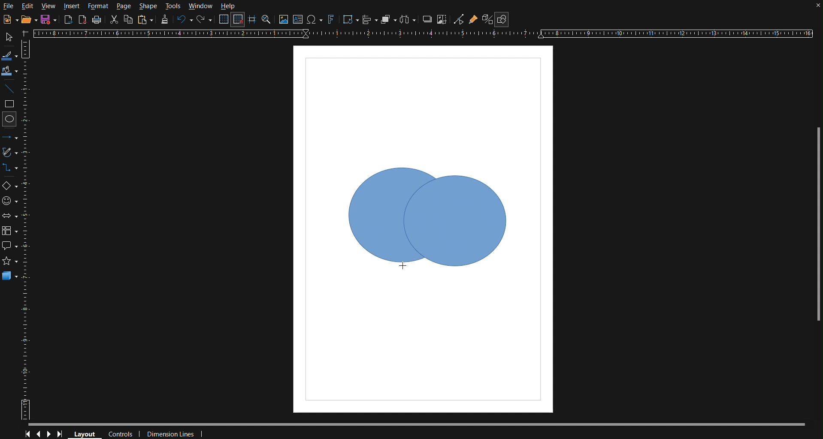 Image resolution: width=823 pixels, height=439 pixels. I want to click on Align, so click(369, 19).